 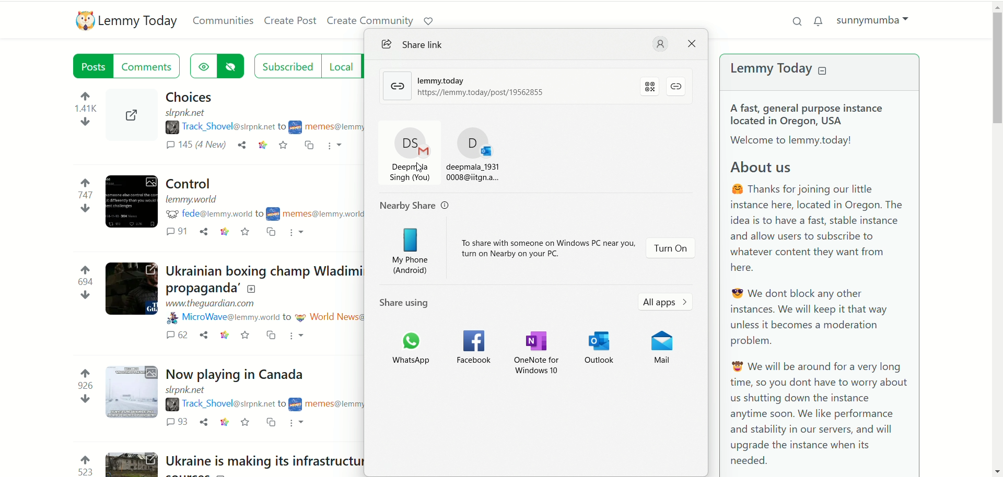 What do you see at coordinates (180, 232) in the screenshot?
I see `comments` at bounding box center [180, 232].